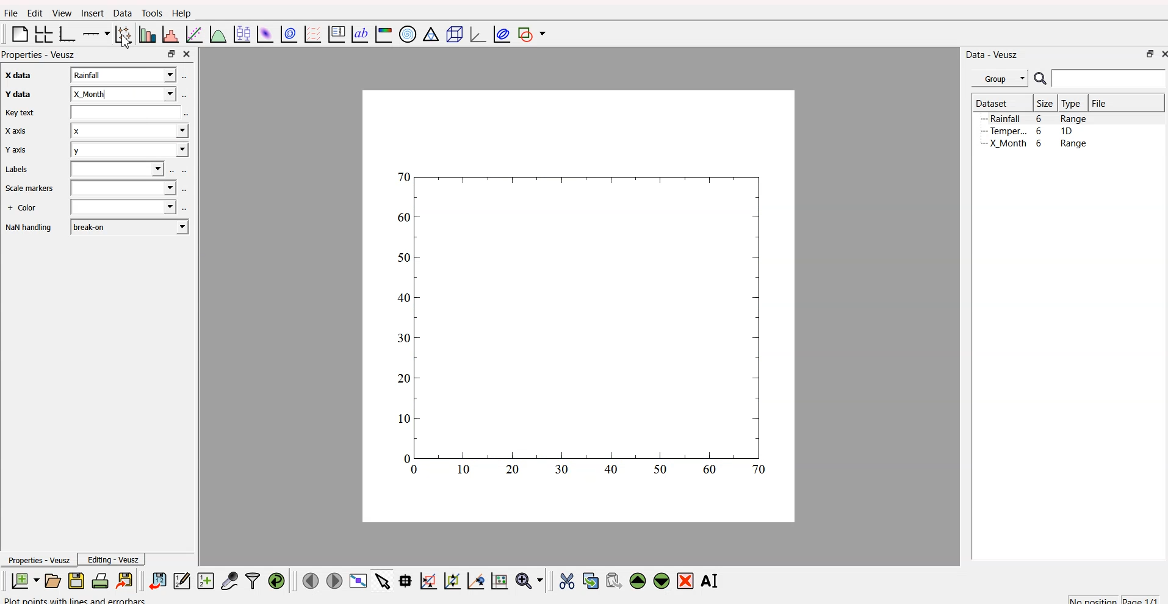  What do you see at coordinates (129, 43) in the screenshot?
I see `cursor` at bounding box center [129, 43].